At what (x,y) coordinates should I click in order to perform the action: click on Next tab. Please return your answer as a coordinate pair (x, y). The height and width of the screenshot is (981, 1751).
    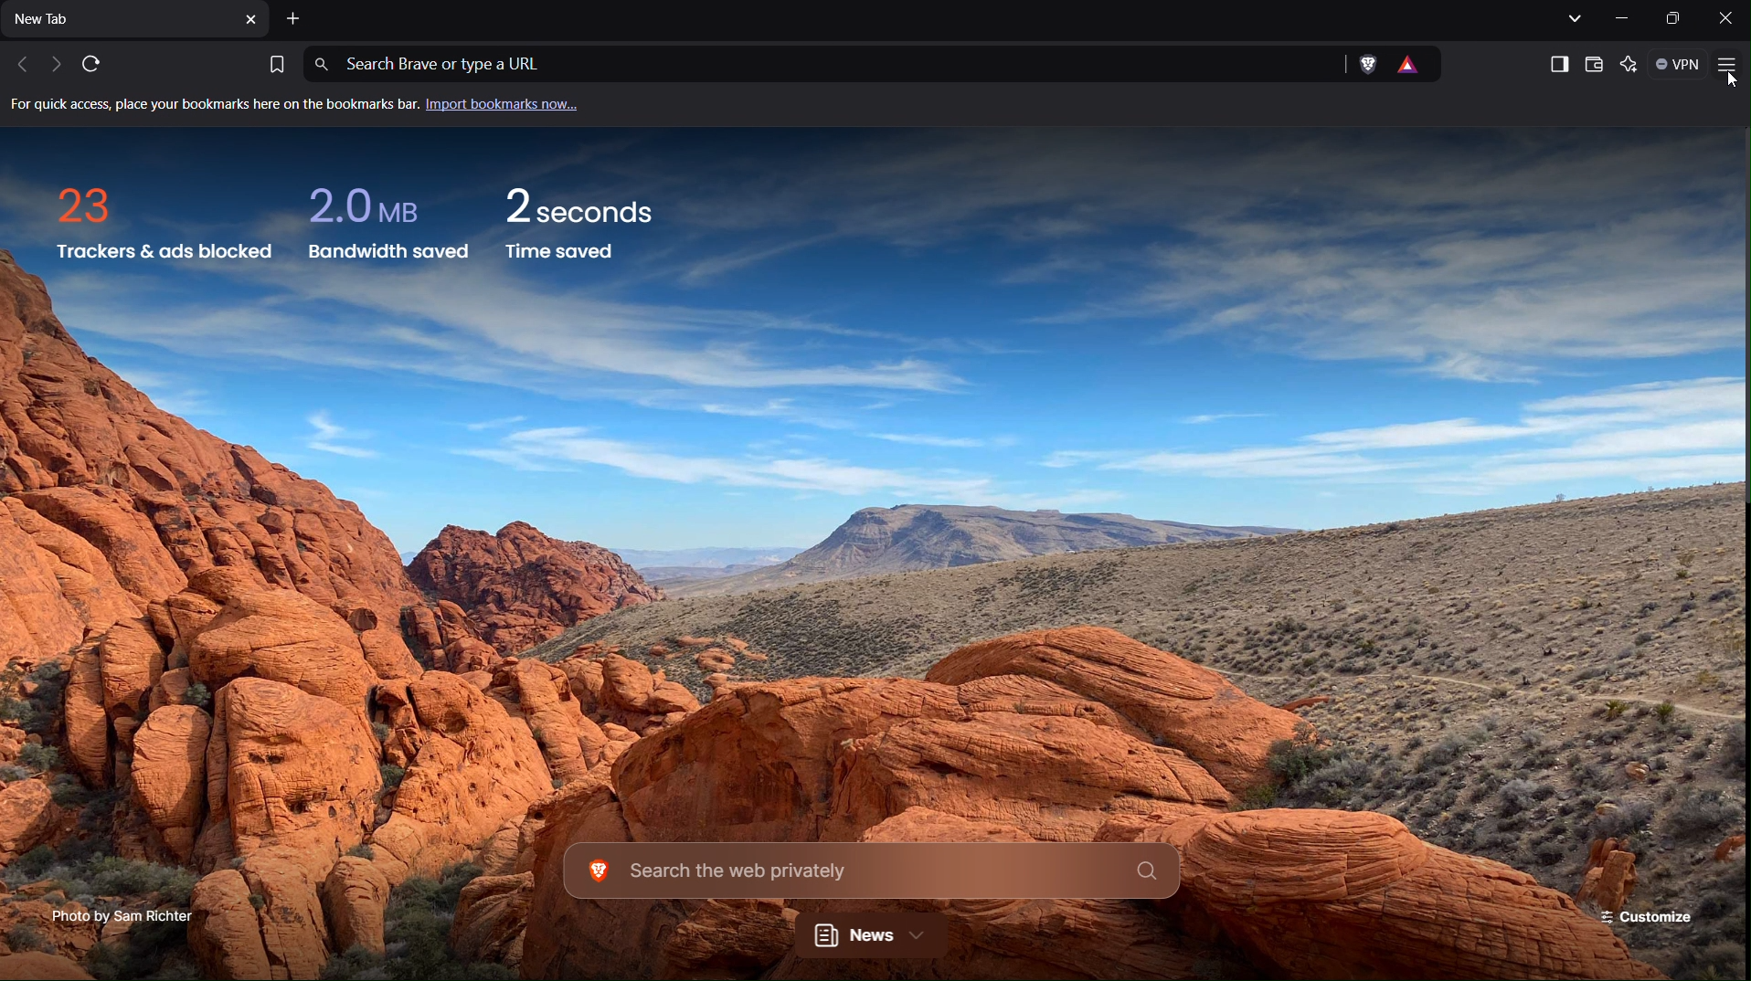
    Looking at the image, I should click on (54, 65).